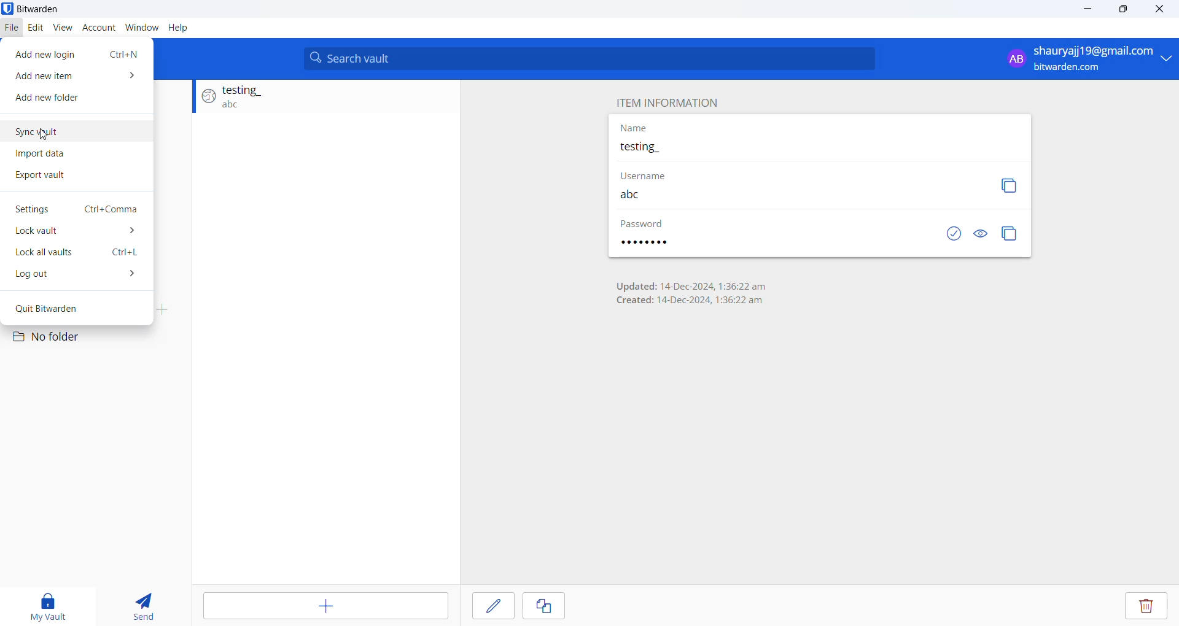 This screenshot has width=1179, height=626. I want to click on Cancel, so click(552, 607).